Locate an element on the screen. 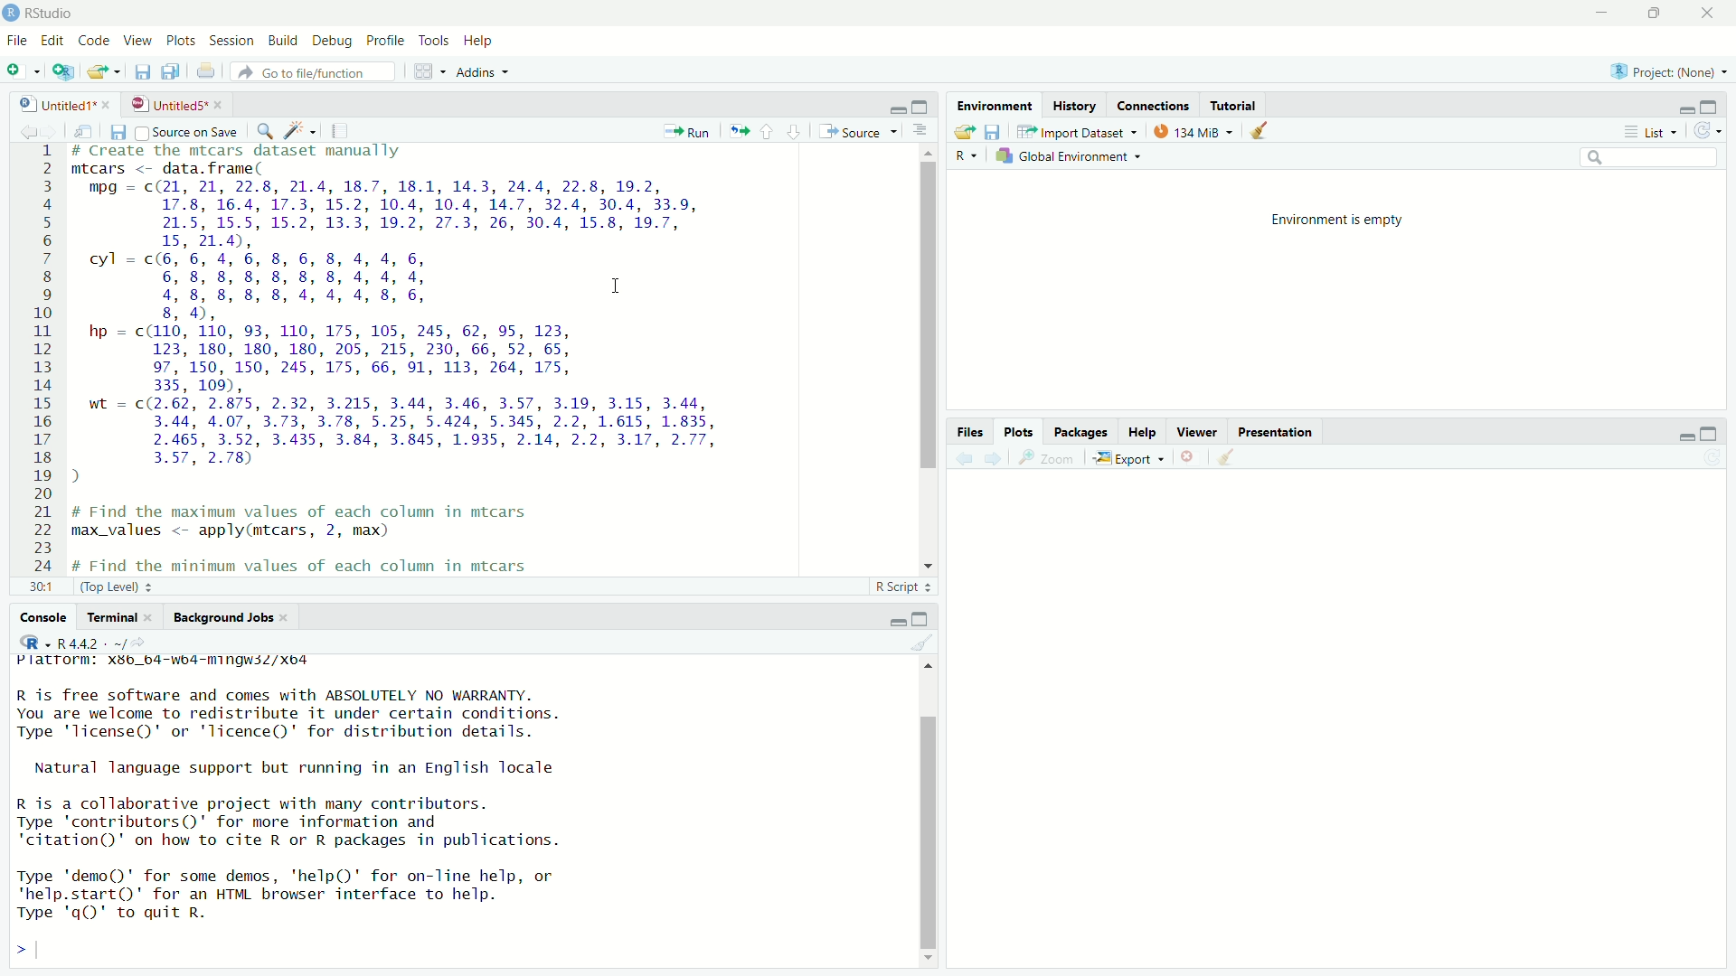 Image resolution: width=1736 pixels, height=976 pixels. «3 Export + is located at coordinates (1131, 457).